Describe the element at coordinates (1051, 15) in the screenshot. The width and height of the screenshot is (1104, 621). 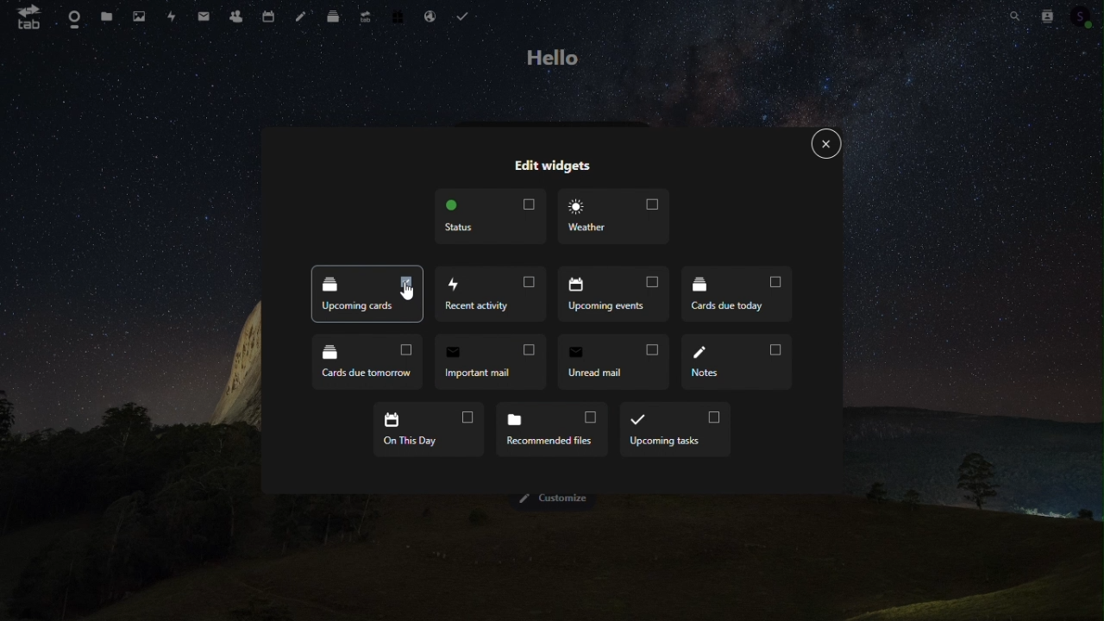
I see `Contacts` at that location.